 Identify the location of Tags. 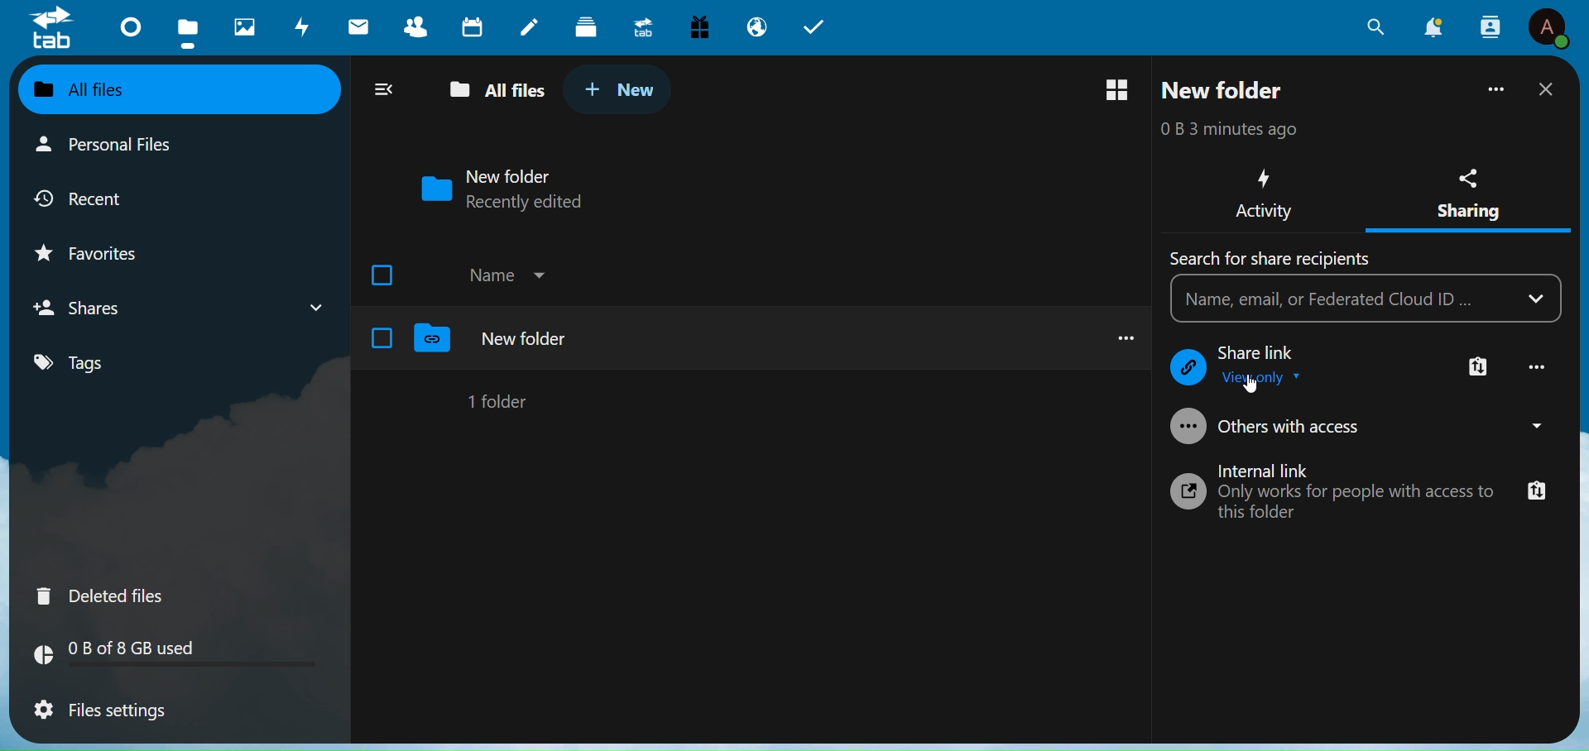
(101, 364).